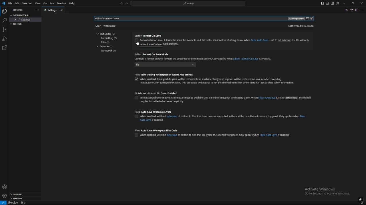  What do you see at coordinates (26, 20) in the screenshot?
I see `settings` at bounding box center [26, 20].